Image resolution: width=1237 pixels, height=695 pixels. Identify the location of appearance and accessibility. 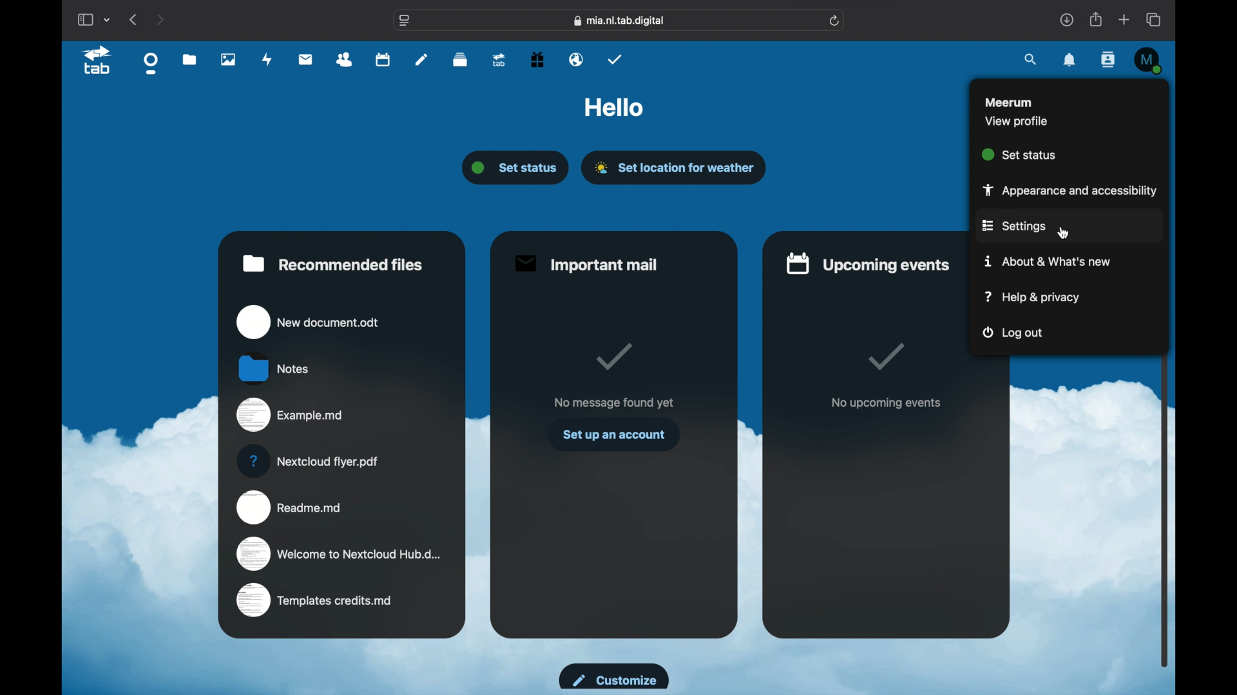
(1066, 190).